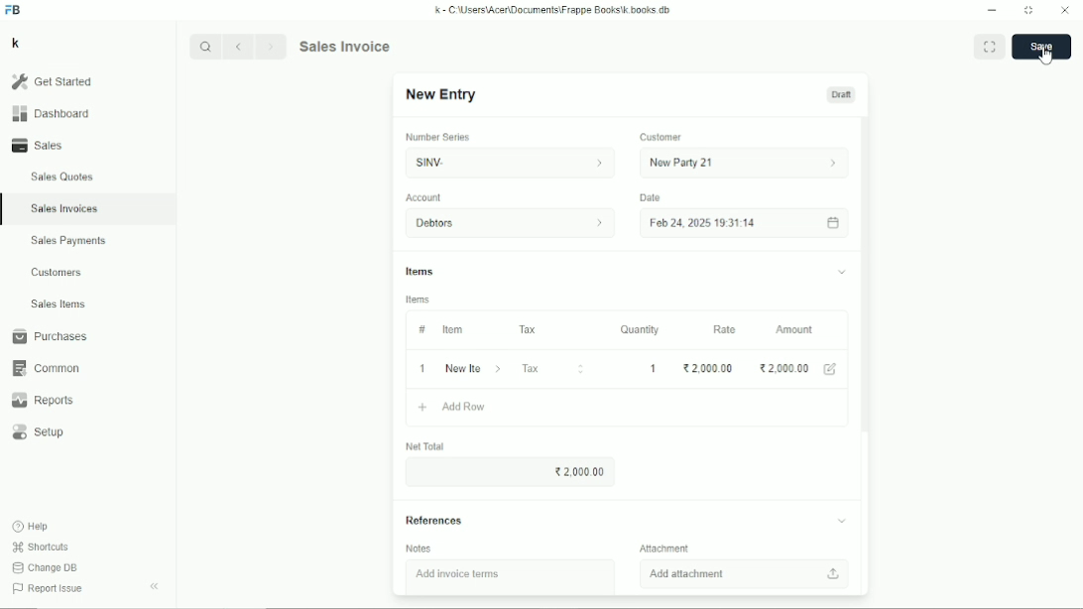 This screenshot has height=609, width=1083. I want to click on #, so click(421, 329).